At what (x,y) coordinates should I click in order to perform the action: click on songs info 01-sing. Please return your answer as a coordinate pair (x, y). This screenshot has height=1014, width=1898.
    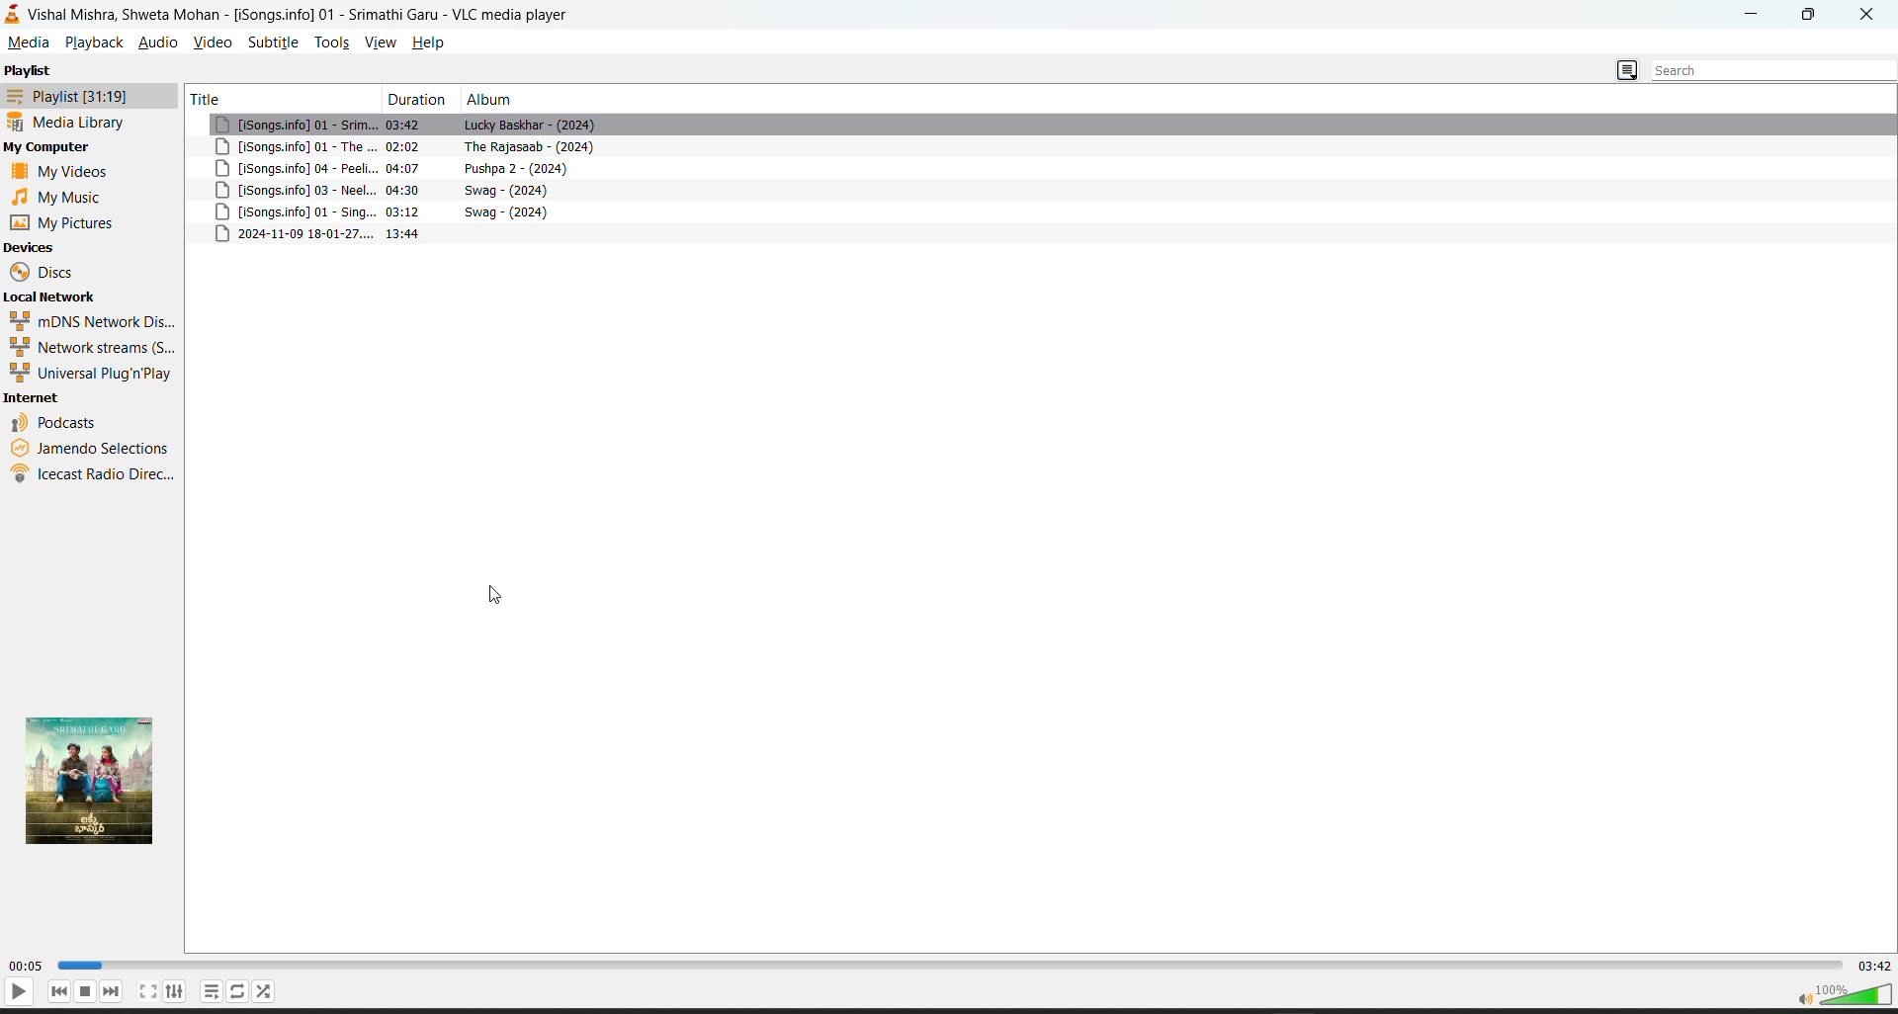
    Looking at the image, I should click on (292, 211).